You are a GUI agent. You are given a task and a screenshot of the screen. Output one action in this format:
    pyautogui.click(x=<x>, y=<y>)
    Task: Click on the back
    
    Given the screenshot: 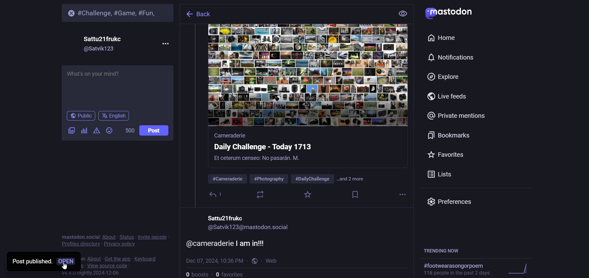 What is the action you would take?
    pyautogui.click(x=189, y=15)
    